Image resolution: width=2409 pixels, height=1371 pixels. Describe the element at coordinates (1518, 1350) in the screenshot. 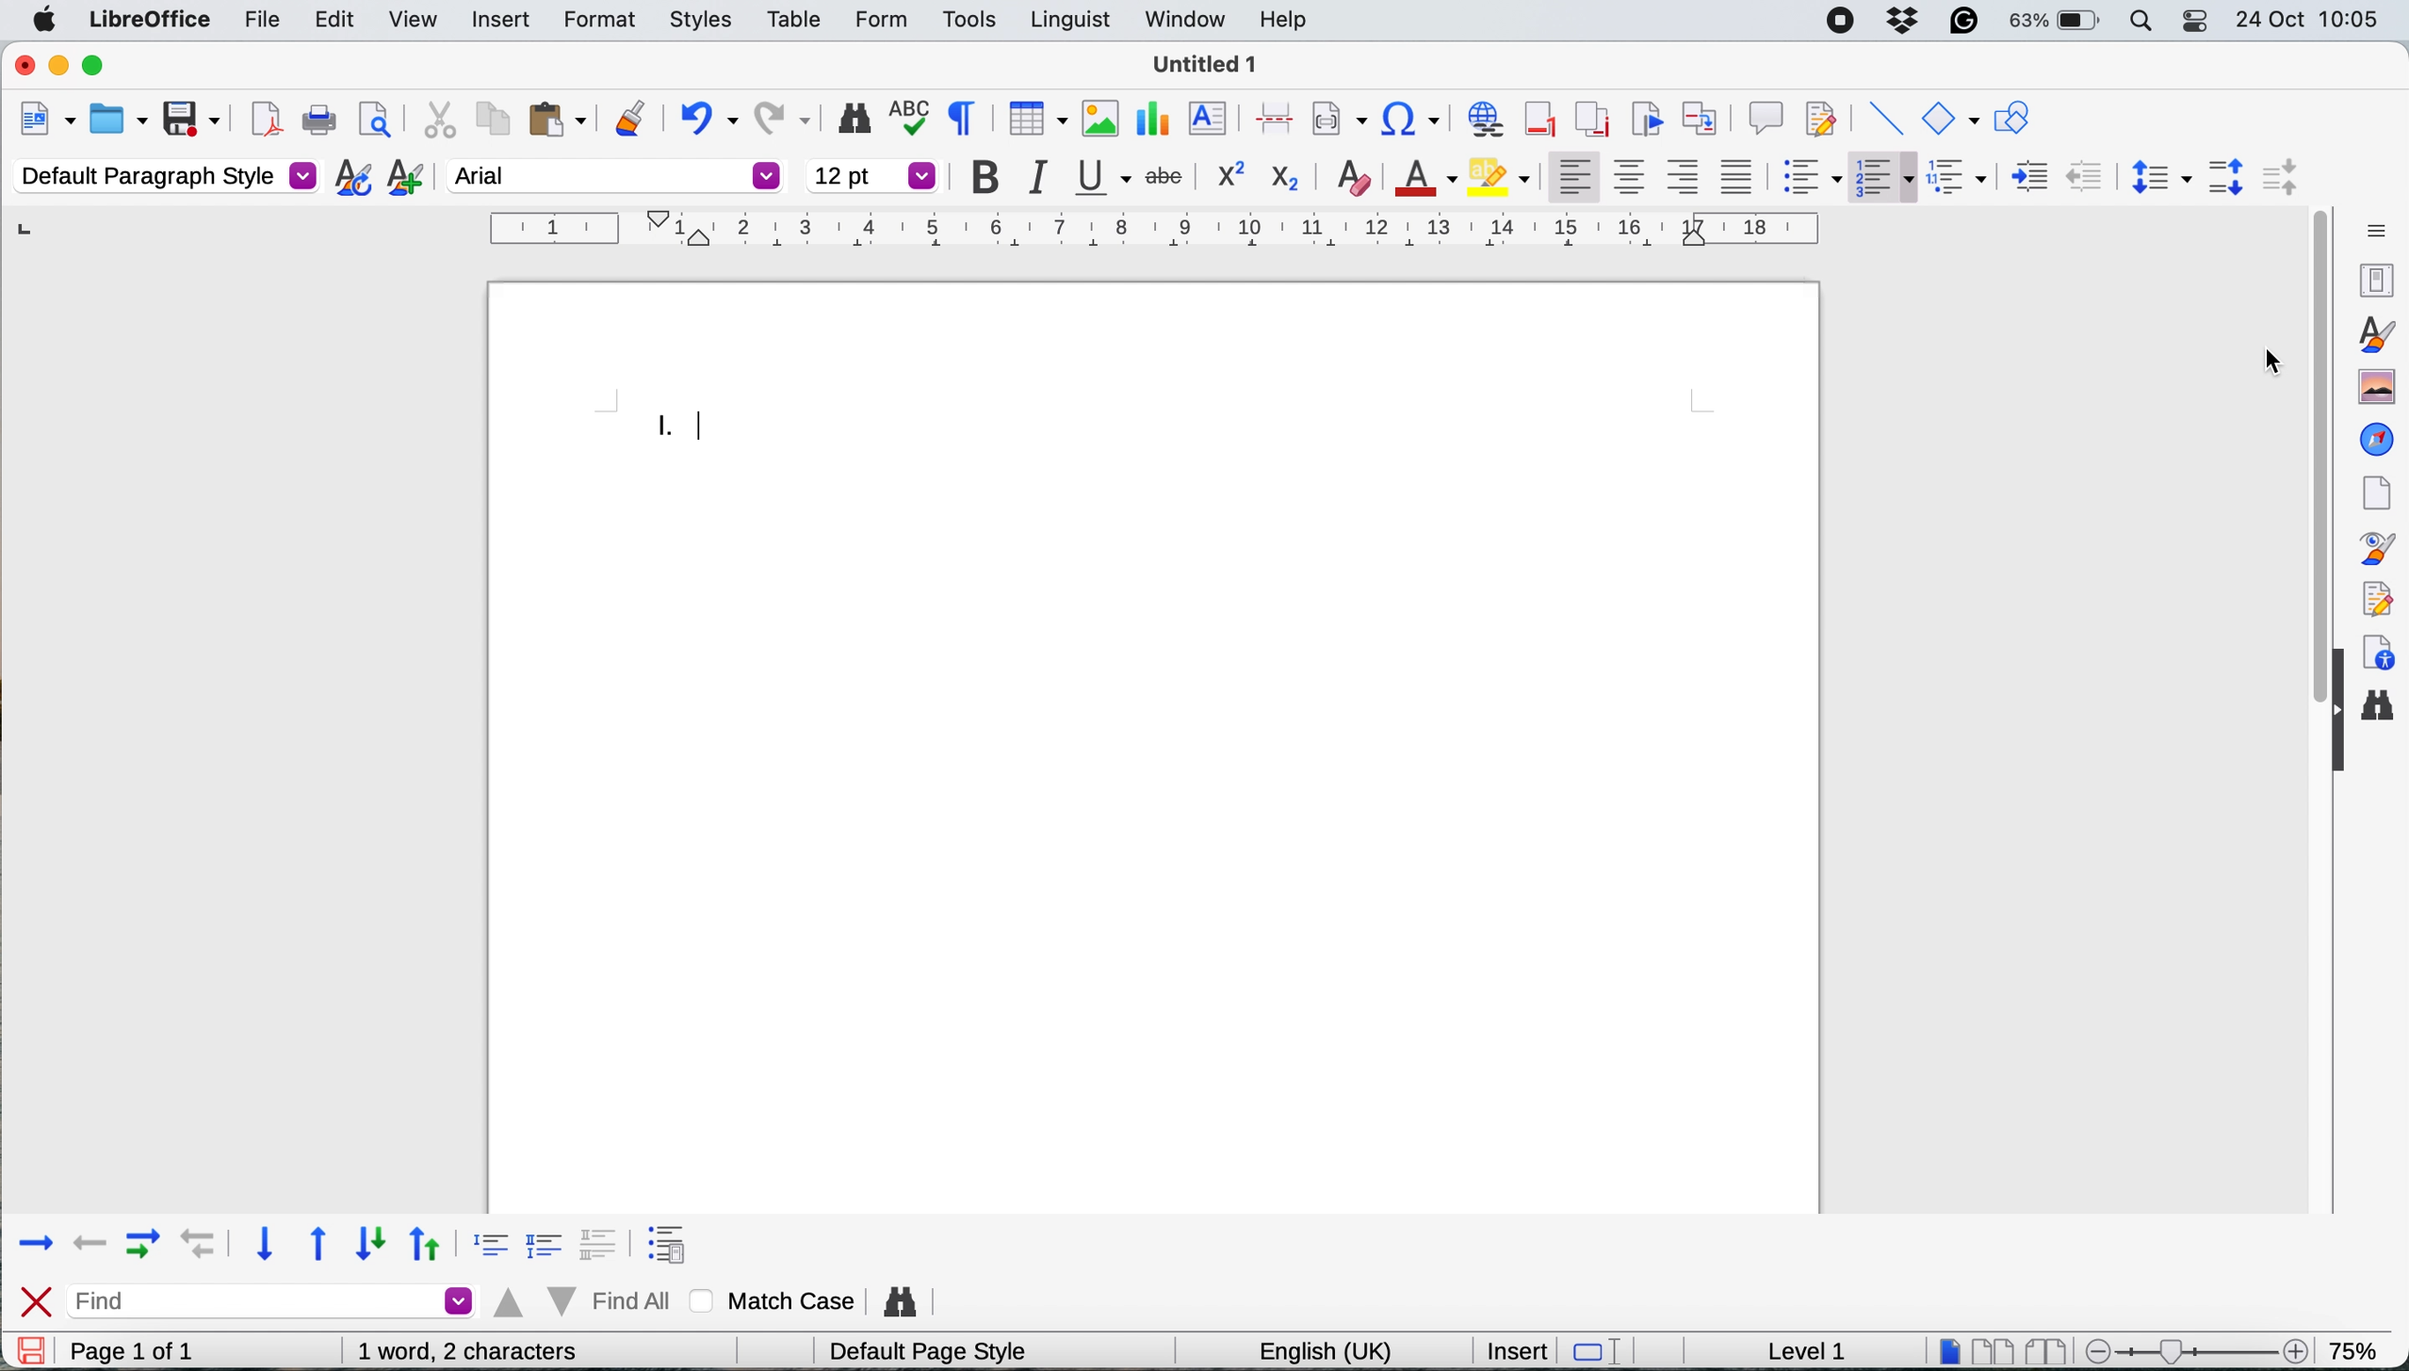

I see `insert` at that location.